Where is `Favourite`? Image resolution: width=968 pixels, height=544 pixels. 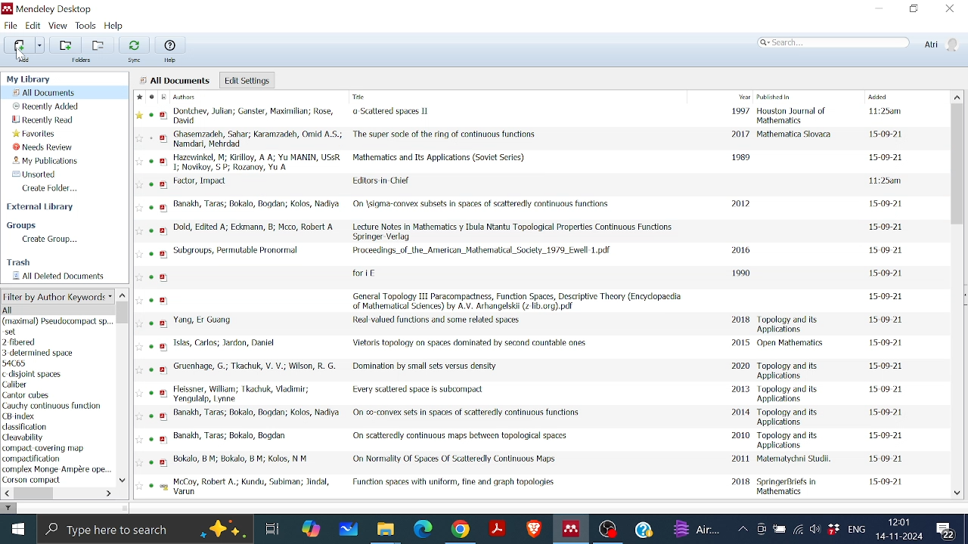
Favourite is located at coordinates (138, 116).